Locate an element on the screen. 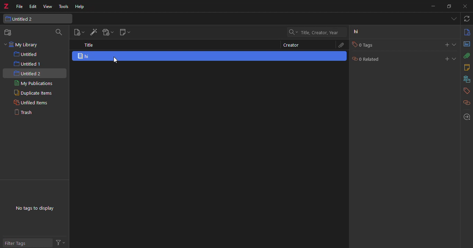 The height and width of the screenshot is (248, 473). 0 related is located at coordinates (366, 58).